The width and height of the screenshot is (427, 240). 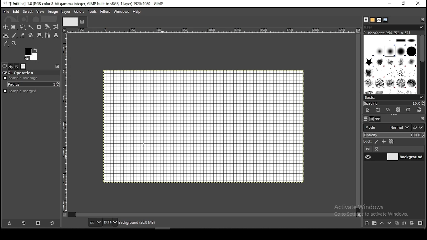 I want to click on brushes filter, so click(x=394, y=27).